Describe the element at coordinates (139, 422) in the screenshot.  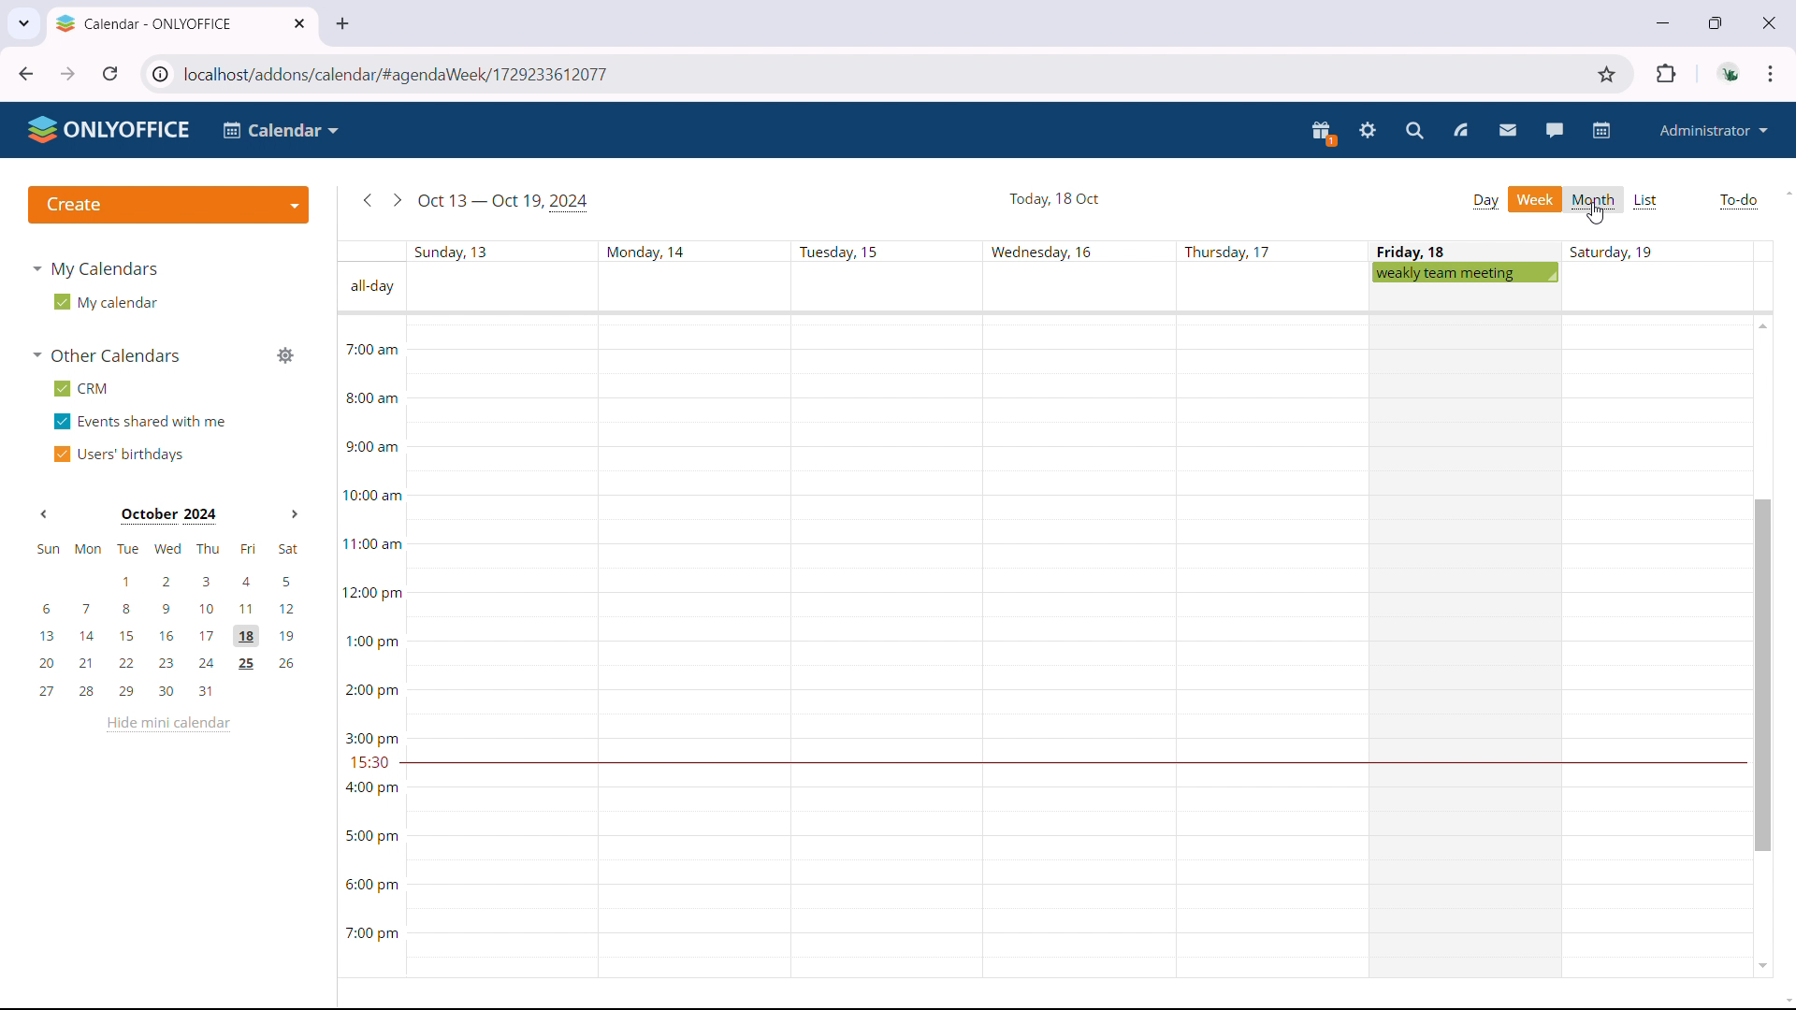
I see `events shared with me` at that location.